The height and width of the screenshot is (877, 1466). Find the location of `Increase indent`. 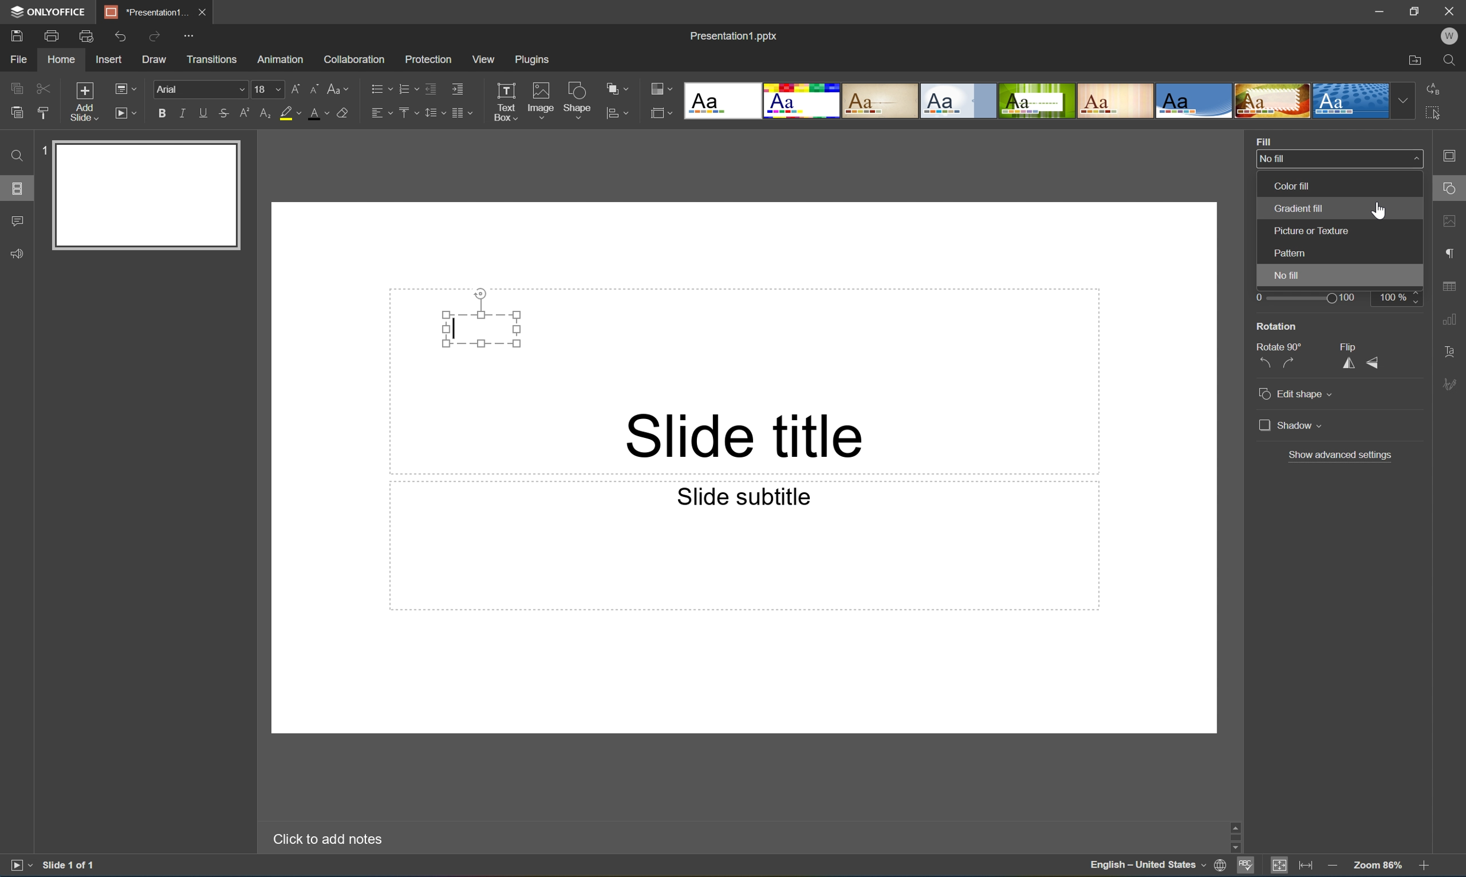

Increase indent is located at coordinates (456, 87).